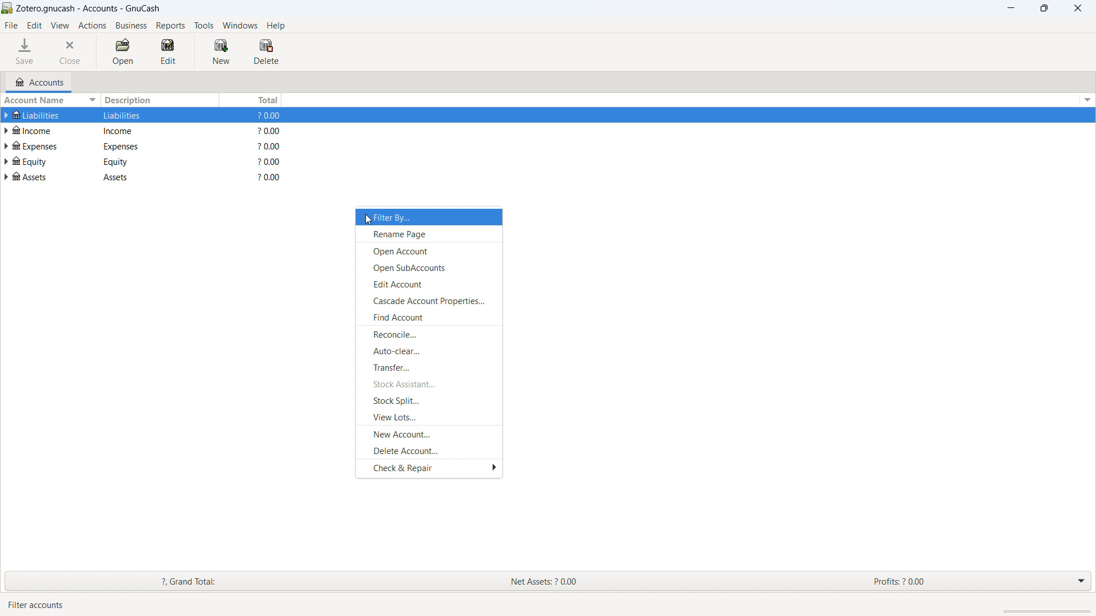  I want to click on grand total, net assets and profits, so click(548, 582).